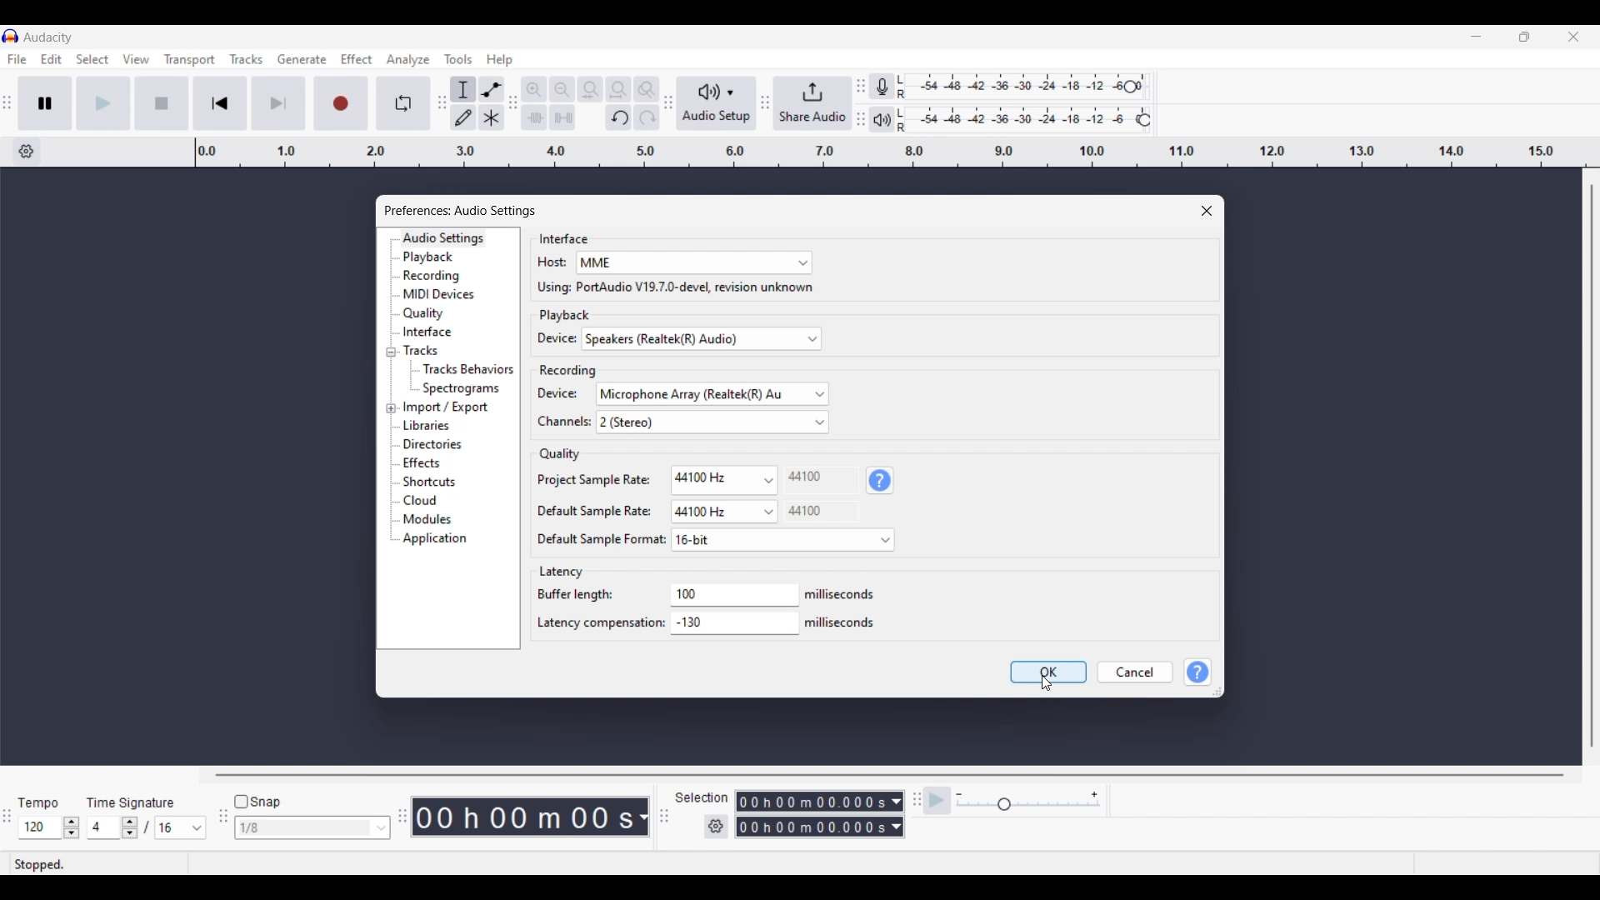 Image resolution: width=1600 pixels, height=900 pixels. Describe the element at coordinates (357, 59) in the screenshot. I see `Effect menu` at that location.